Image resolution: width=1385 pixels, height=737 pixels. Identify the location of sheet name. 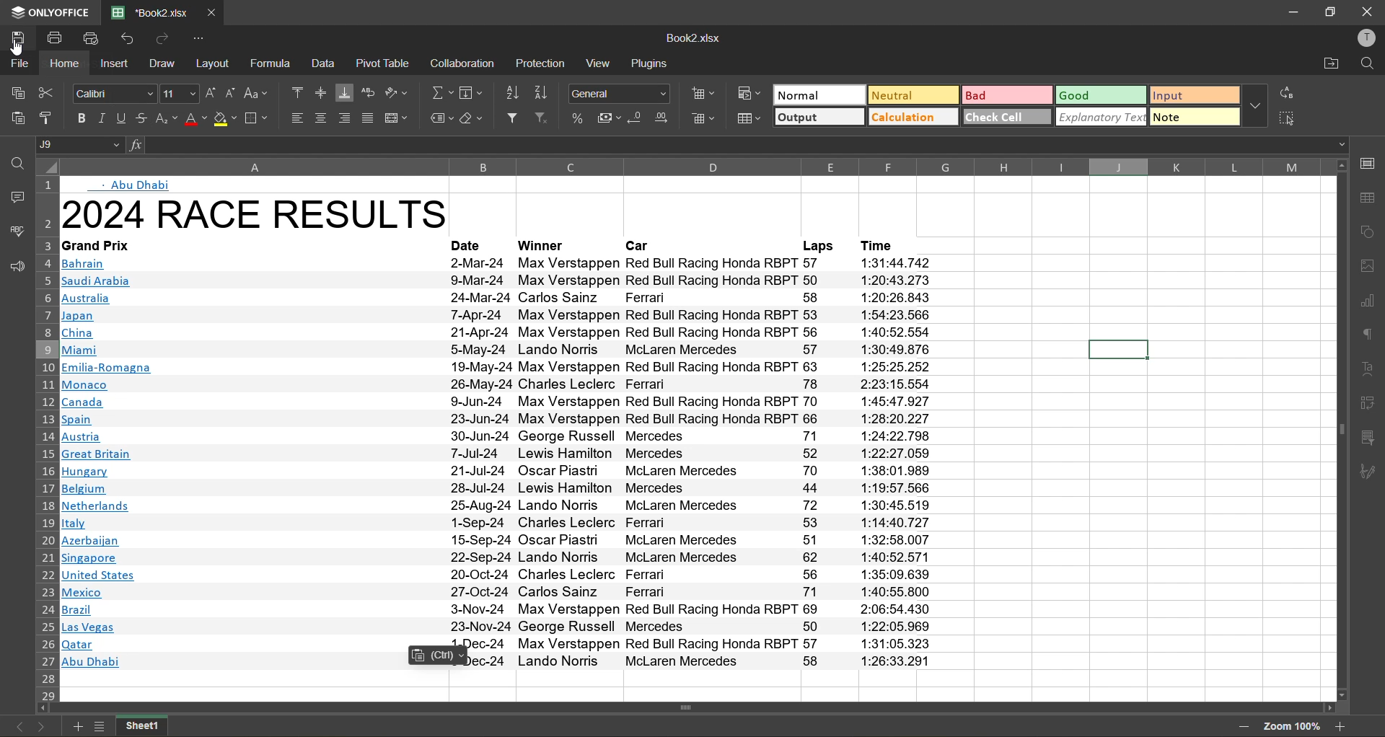
(141, 726).